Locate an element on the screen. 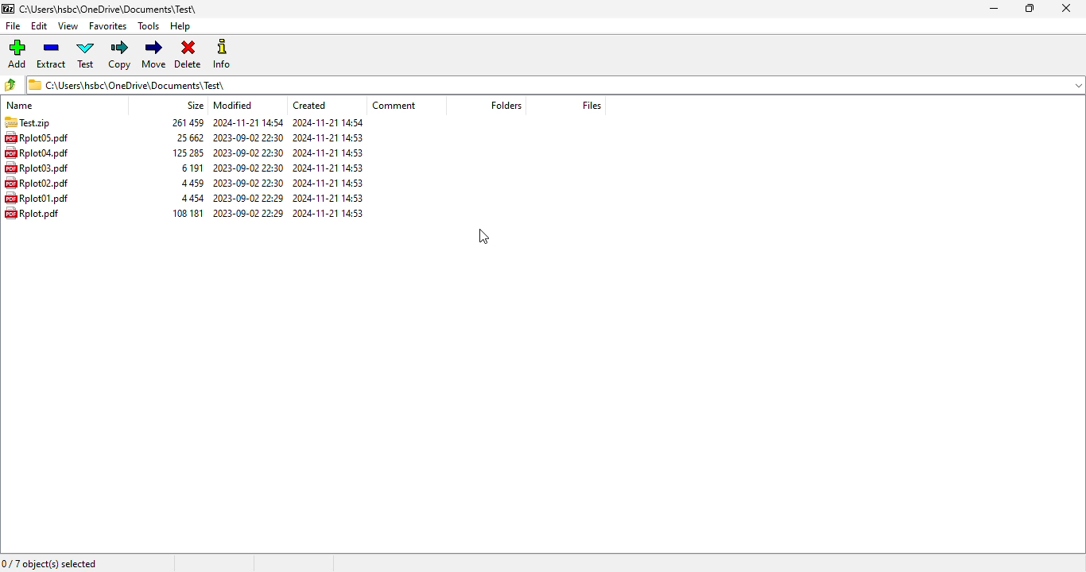 Image resolution: width=1086 pixels, height=572 pixels. view is located at coordinates (68, 25).